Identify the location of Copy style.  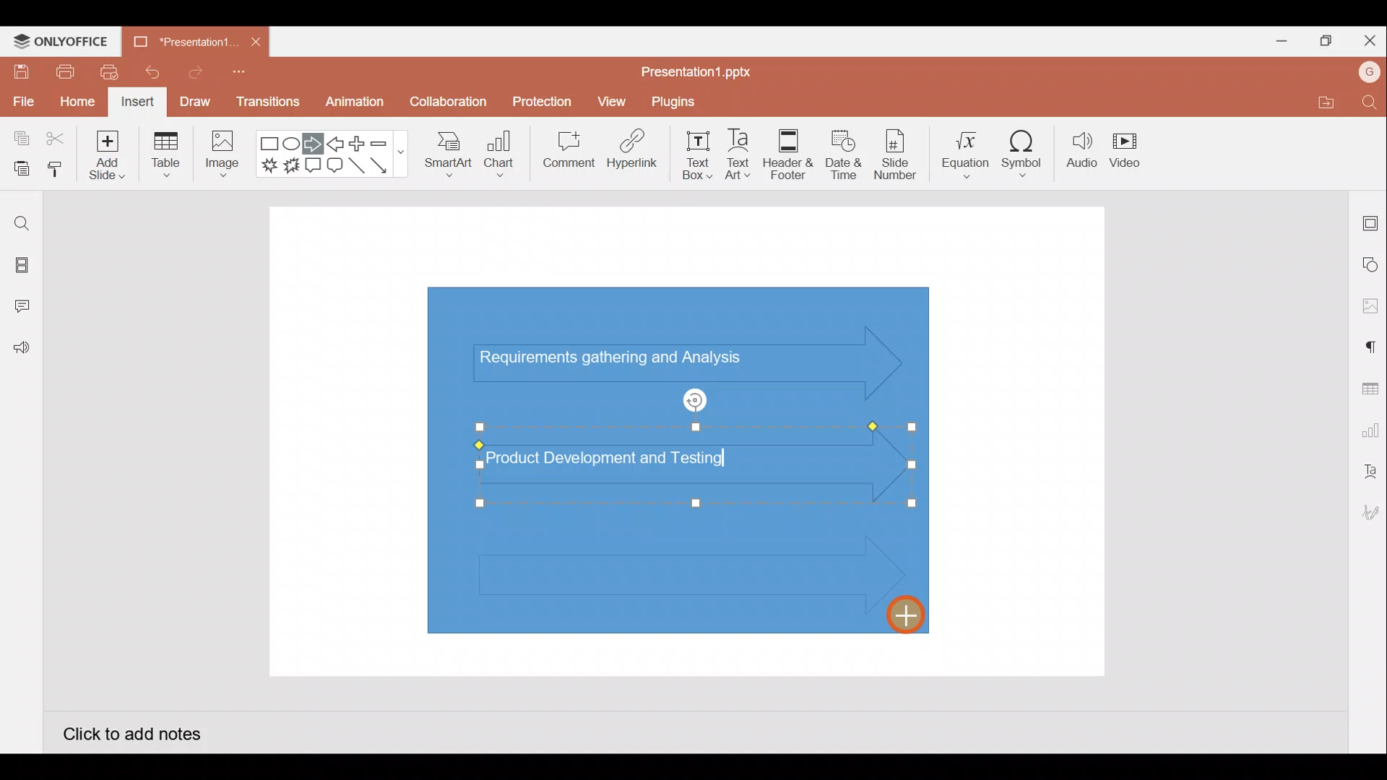
(56, 171).